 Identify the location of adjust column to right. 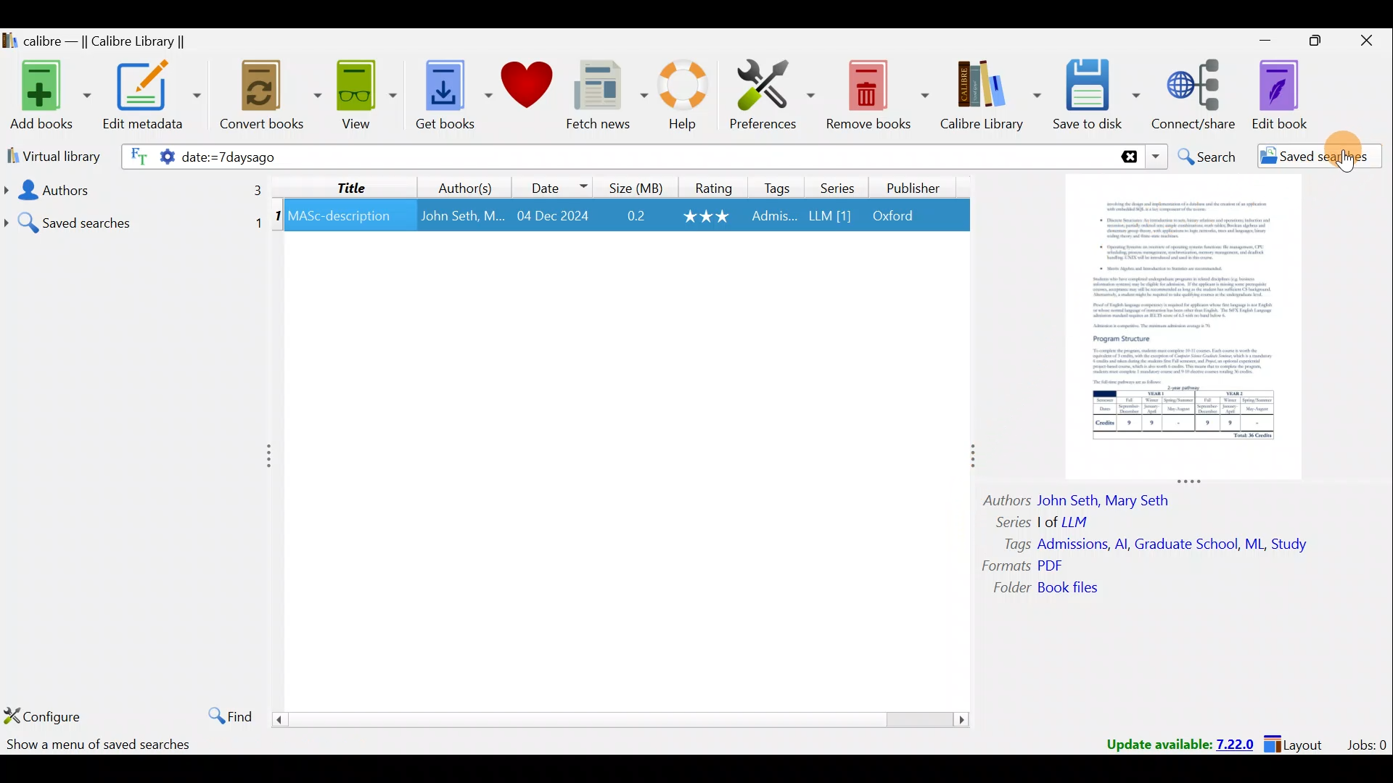
(971, 460).